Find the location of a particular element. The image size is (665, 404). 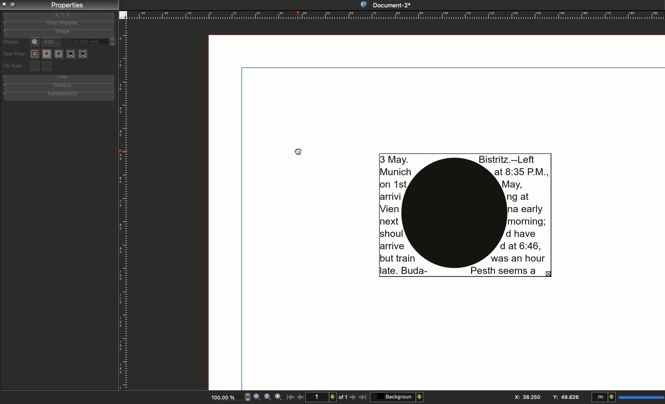

Transparency is located at coordinates (67, 95).